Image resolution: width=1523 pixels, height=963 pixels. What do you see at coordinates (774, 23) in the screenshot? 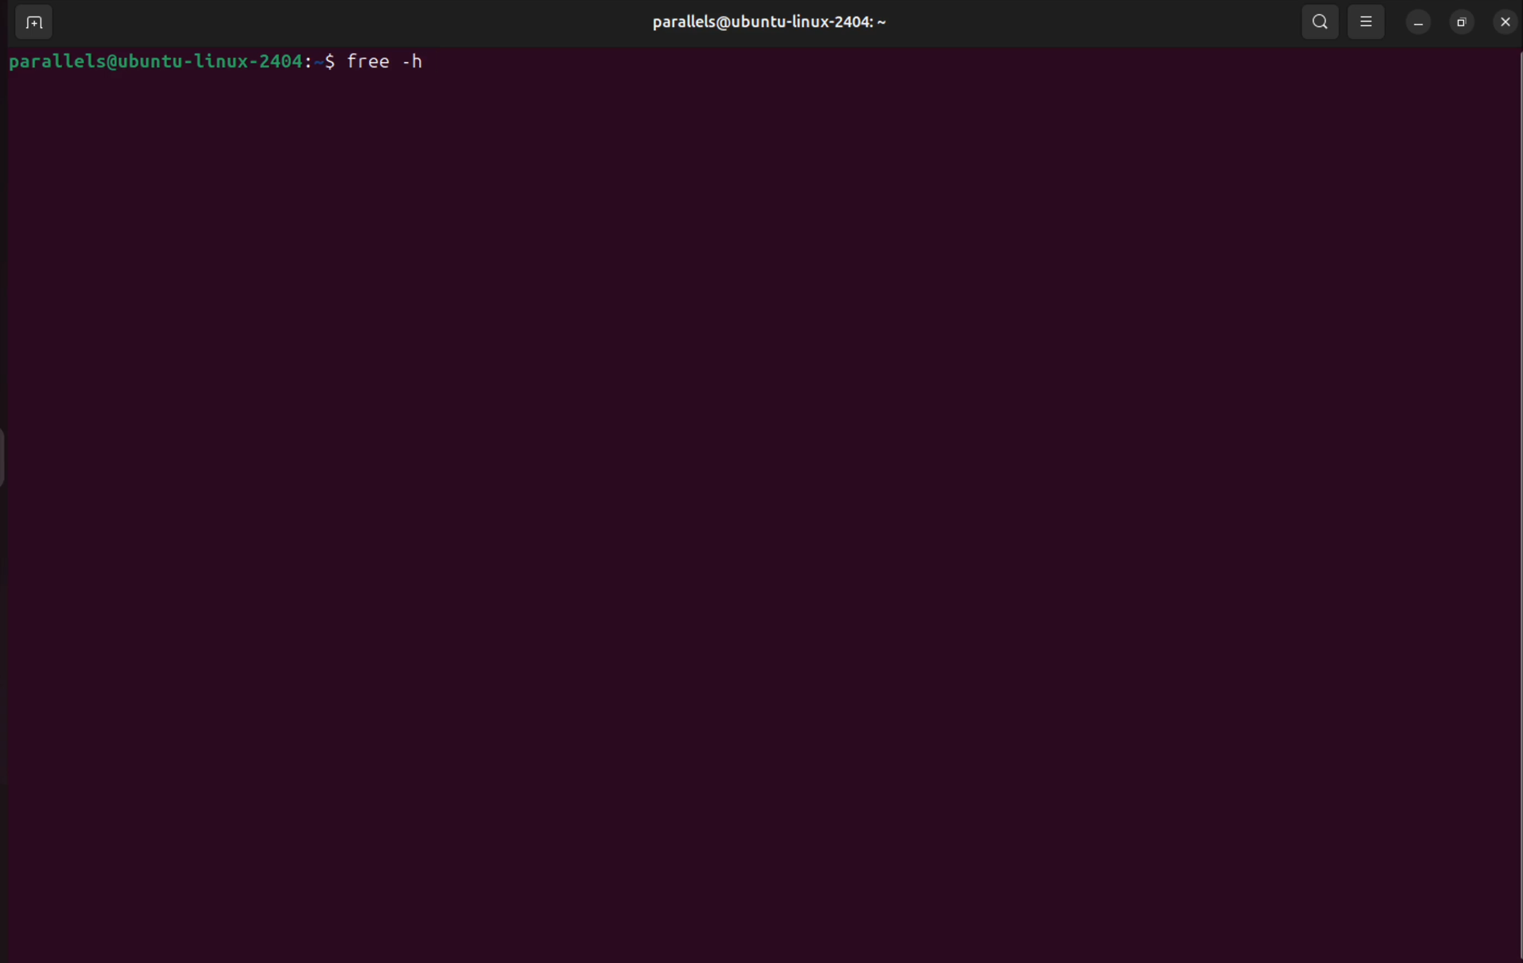
I see `parallels@ubuntu-linux-2404: ~` at bounding box center [774, 23].